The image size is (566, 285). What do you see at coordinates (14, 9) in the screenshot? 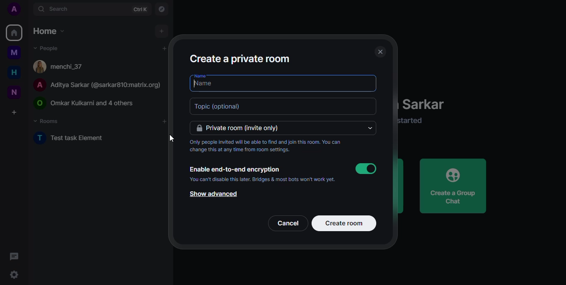
I see `profile` at bounding box center [14, 9].